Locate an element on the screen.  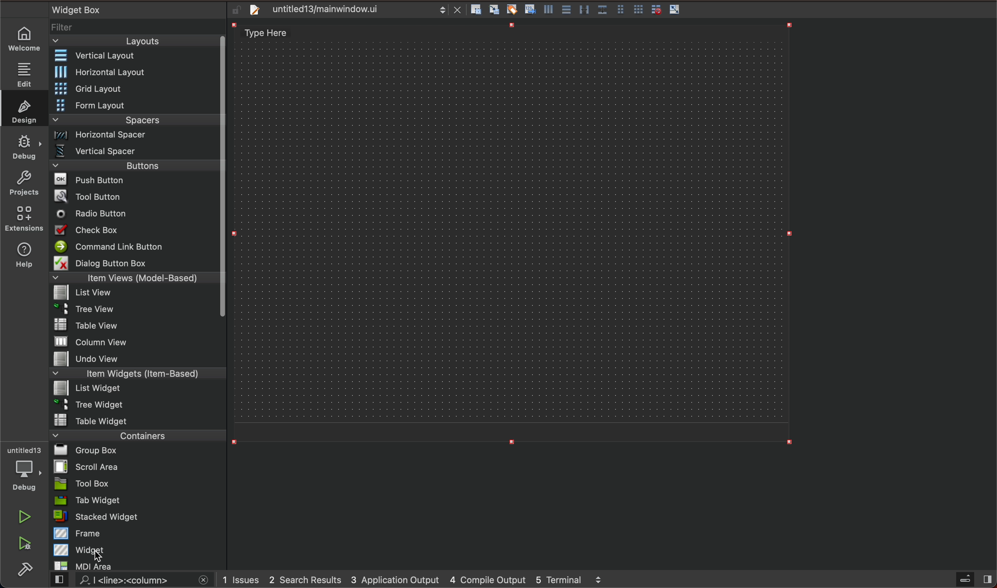
tree widget is located at coordinates (135, 405).